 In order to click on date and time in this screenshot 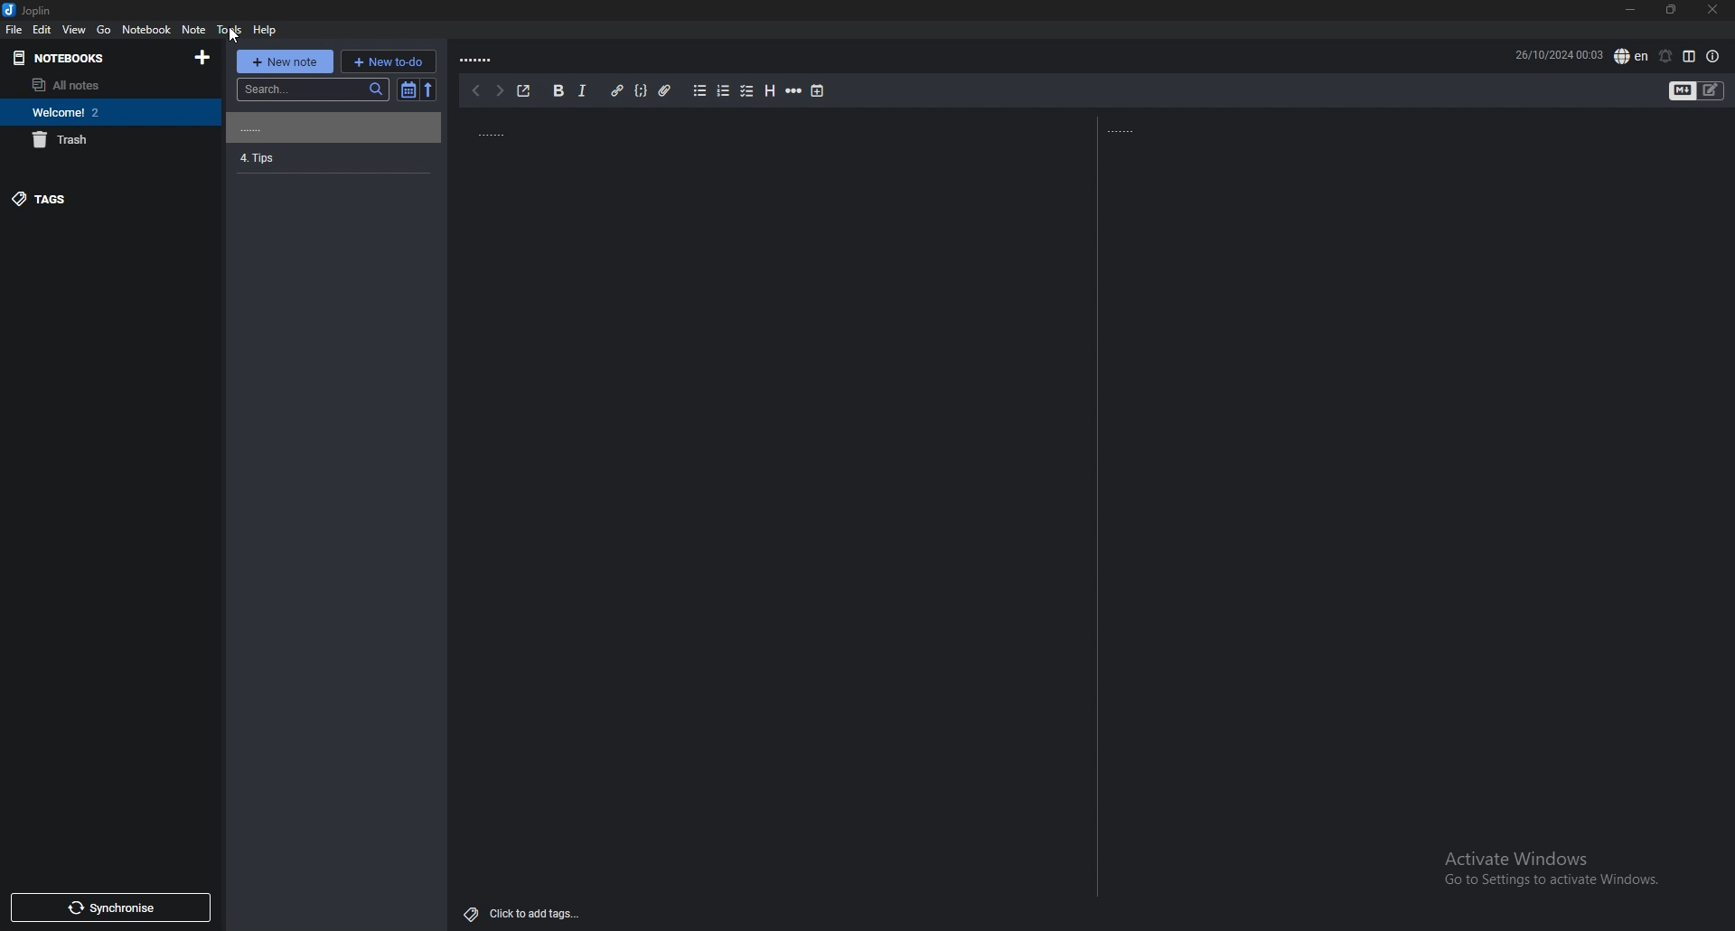, I will do `click(1555, 55)`.